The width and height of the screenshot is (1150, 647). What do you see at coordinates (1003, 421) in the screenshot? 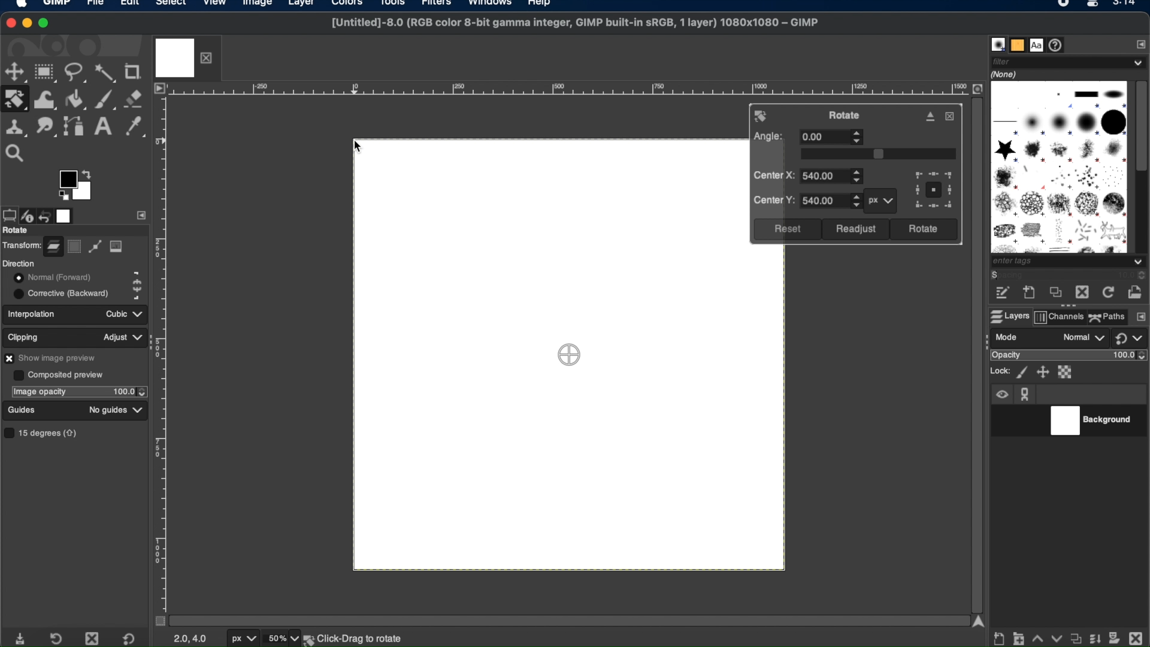
I see `visibility toggle` at bounding box center [1003, 421].